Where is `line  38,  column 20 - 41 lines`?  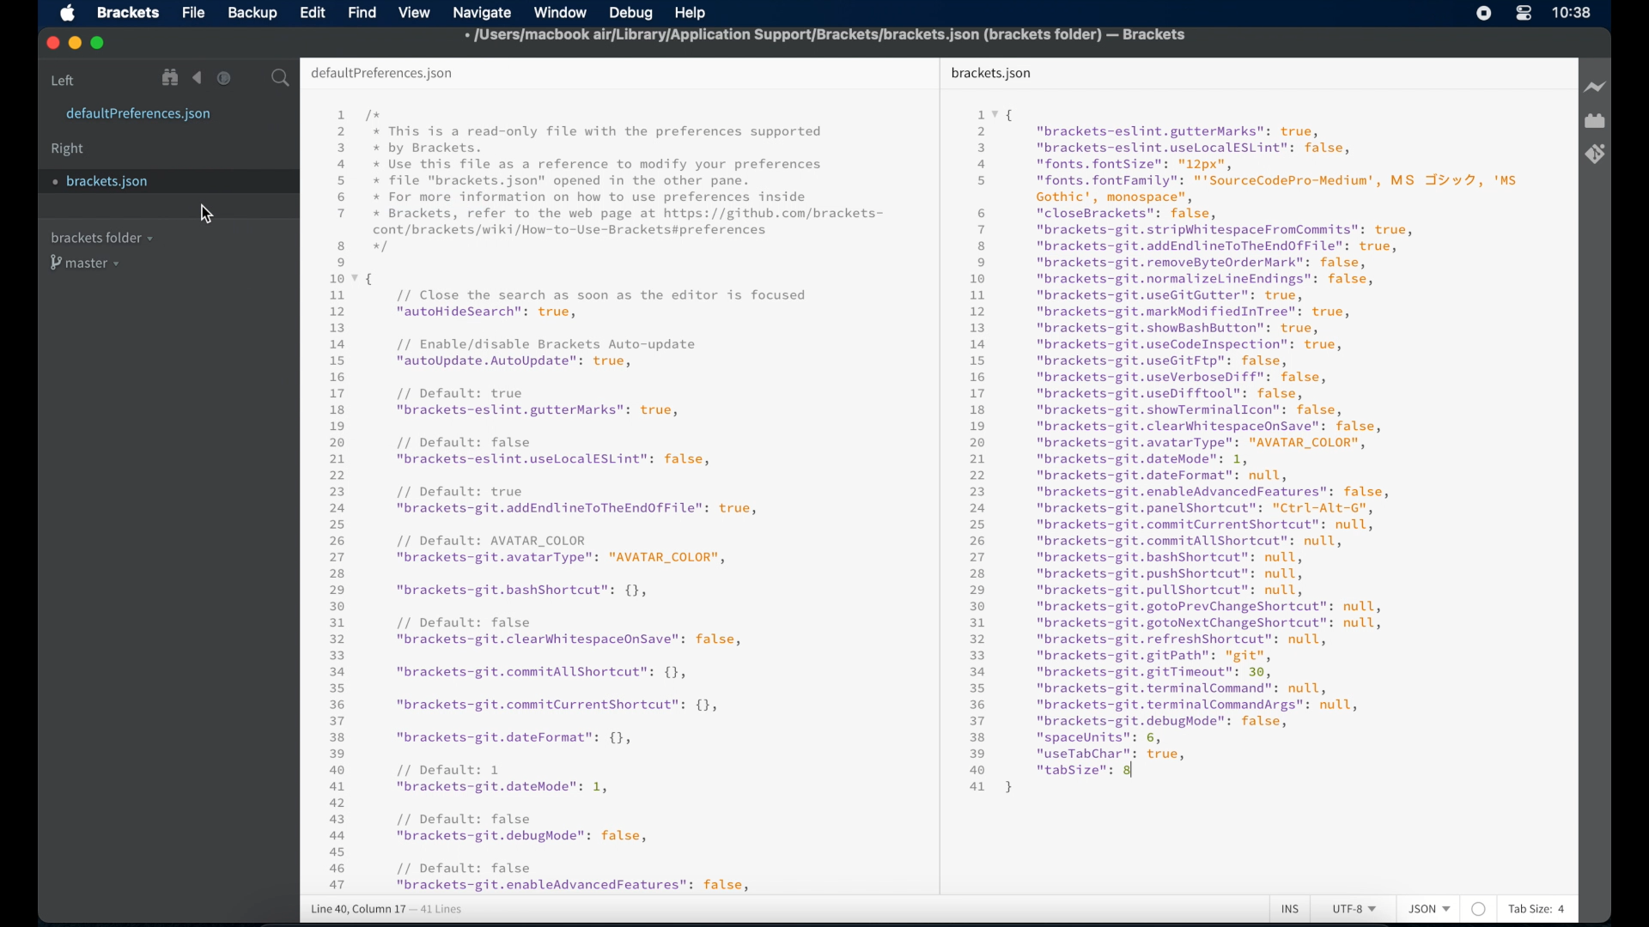 line  38,  column 20 - 41 lines is located at coordinates (387, 910).